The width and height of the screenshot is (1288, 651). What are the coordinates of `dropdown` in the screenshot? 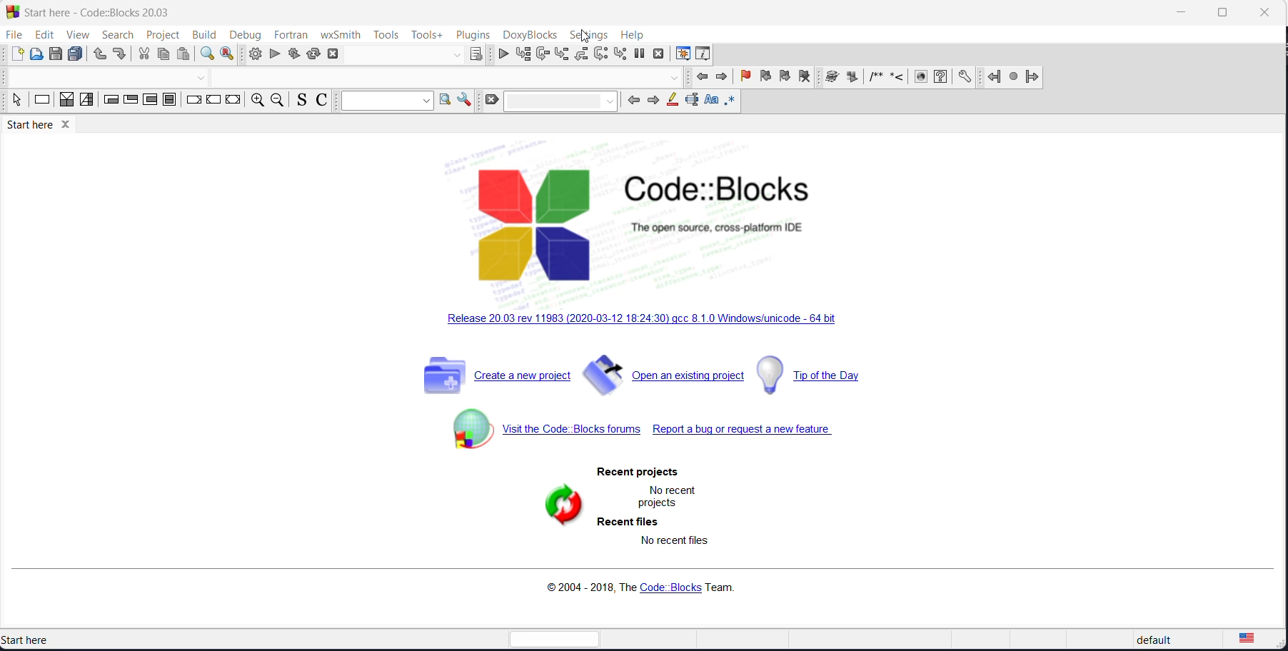 It's located at (559, 101).